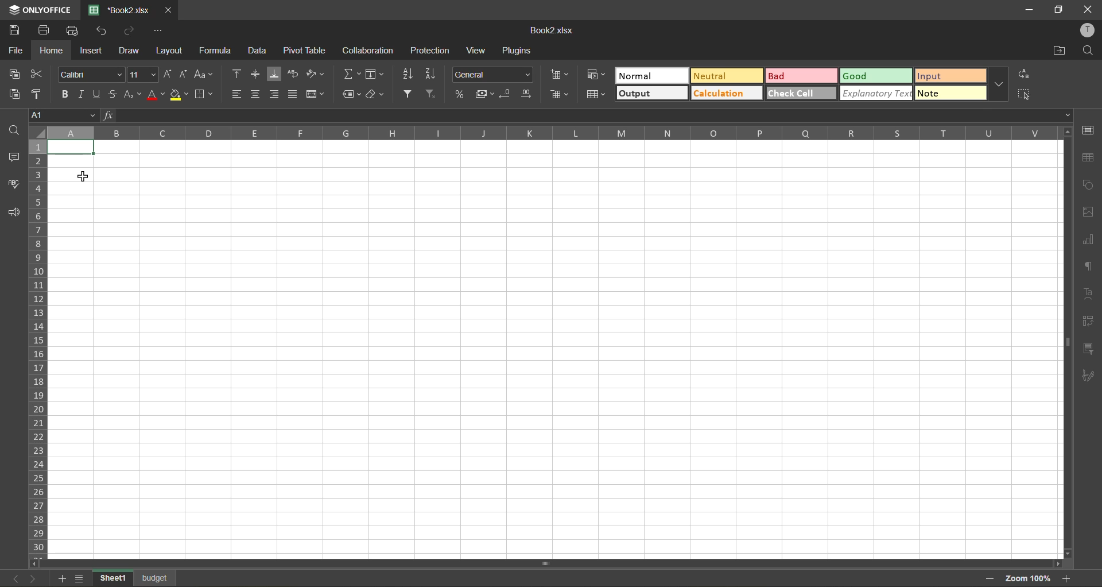  What do you see at coordinates (119, 9) in the screenshot?
I see `filename` at bounding box center [119, 9].